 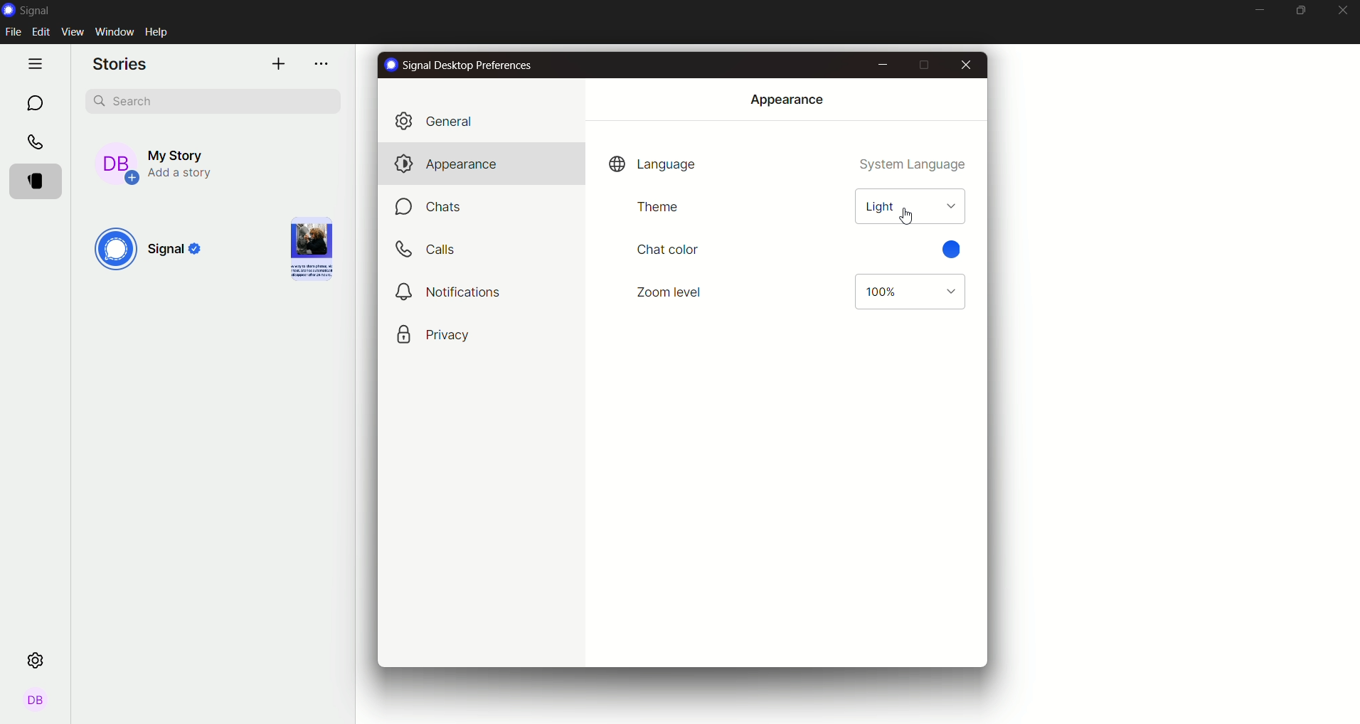 I want to click on help, so click(x=160, y=31).